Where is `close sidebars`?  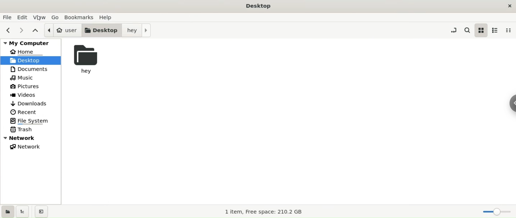 close sidebars is located at coordinates (43, 212).